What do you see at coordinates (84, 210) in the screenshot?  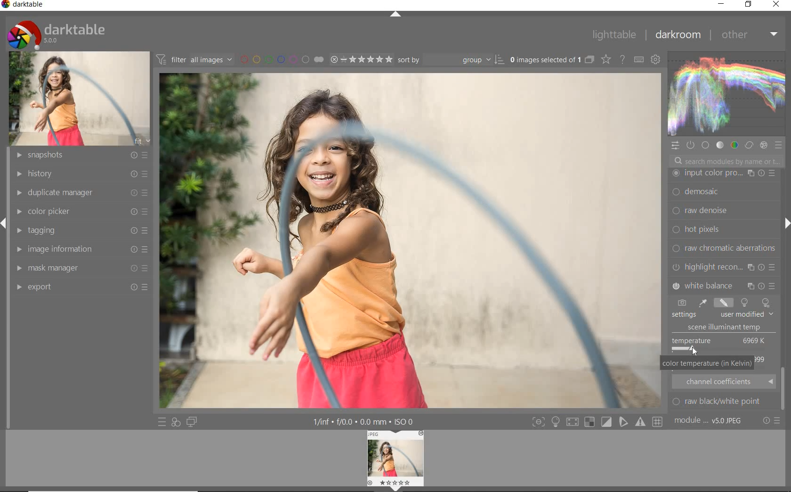 I see `color picker` at bounding box center [84, 210].